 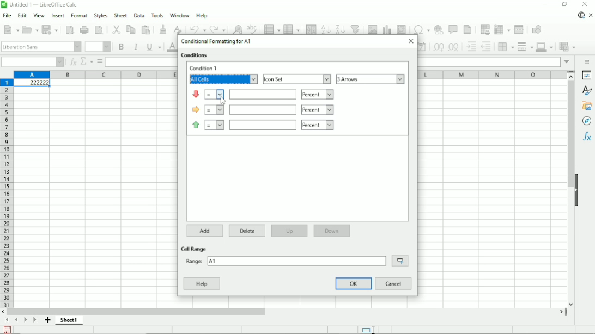 I want to click on Headers and footers, so click(x=468, y=29).